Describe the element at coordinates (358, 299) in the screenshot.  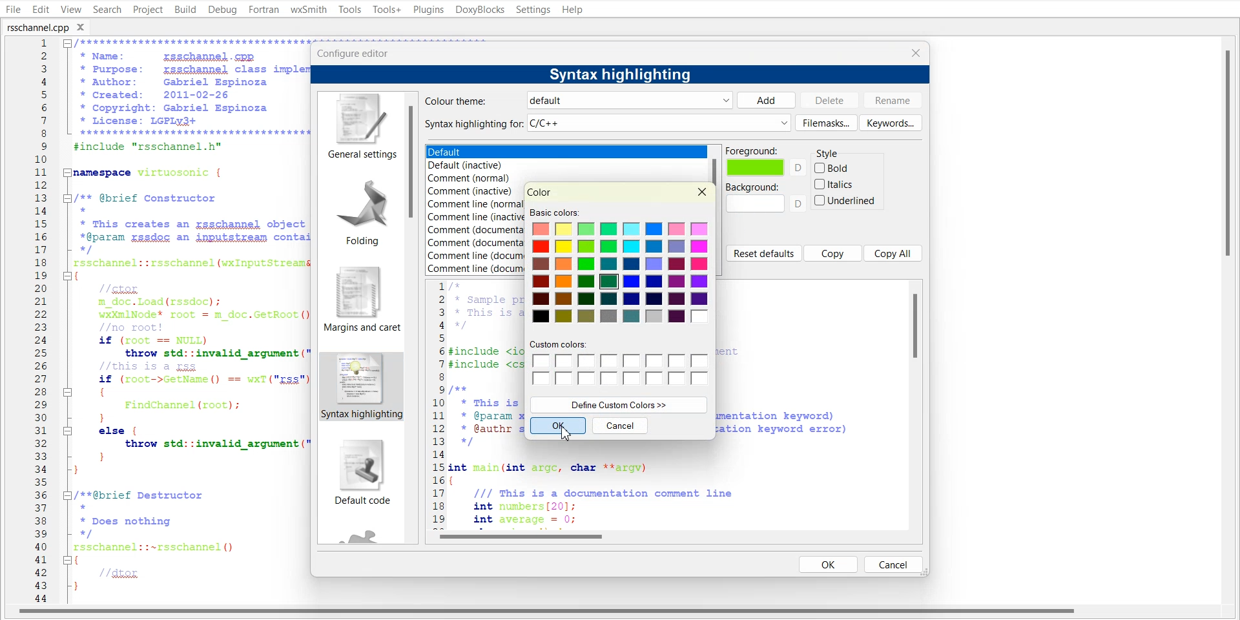
I see `Margin and carpet` at that location.